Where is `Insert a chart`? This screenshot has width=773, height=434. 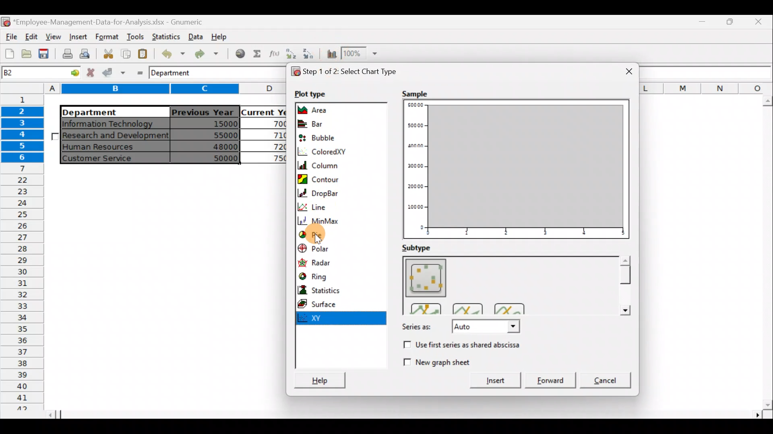
Insert a chart is located at coordinates (331, 54).